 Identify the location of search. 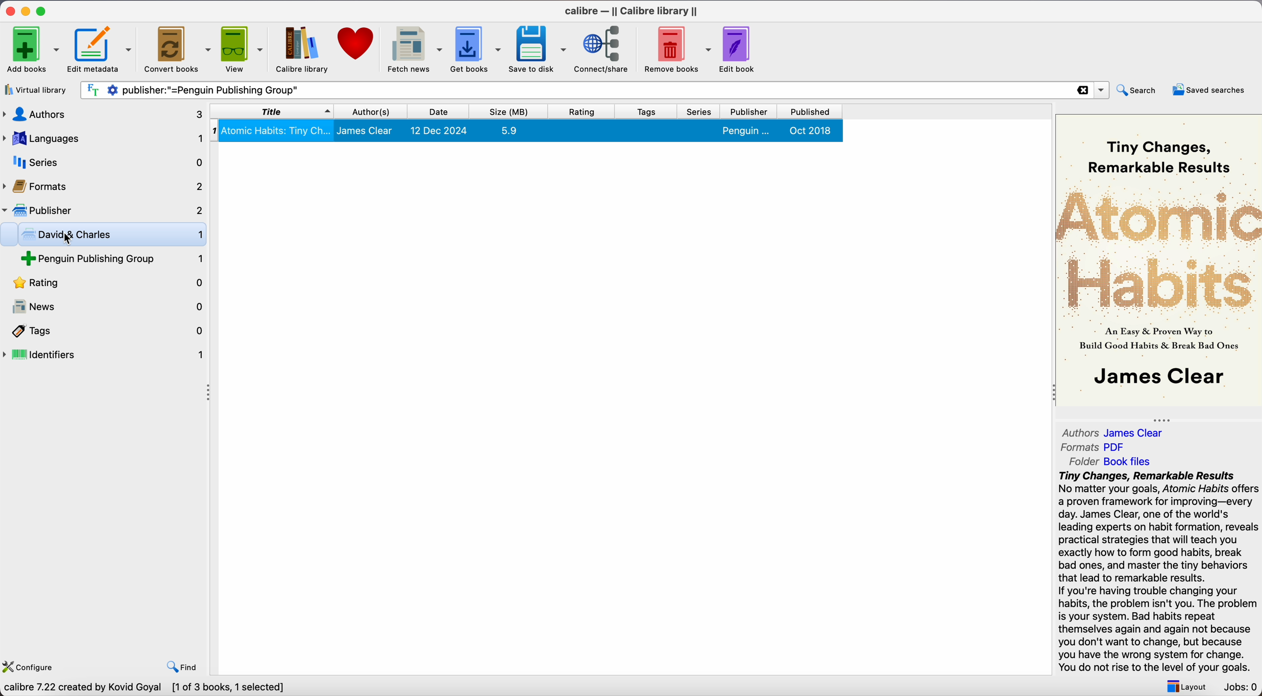
(1138, 89).